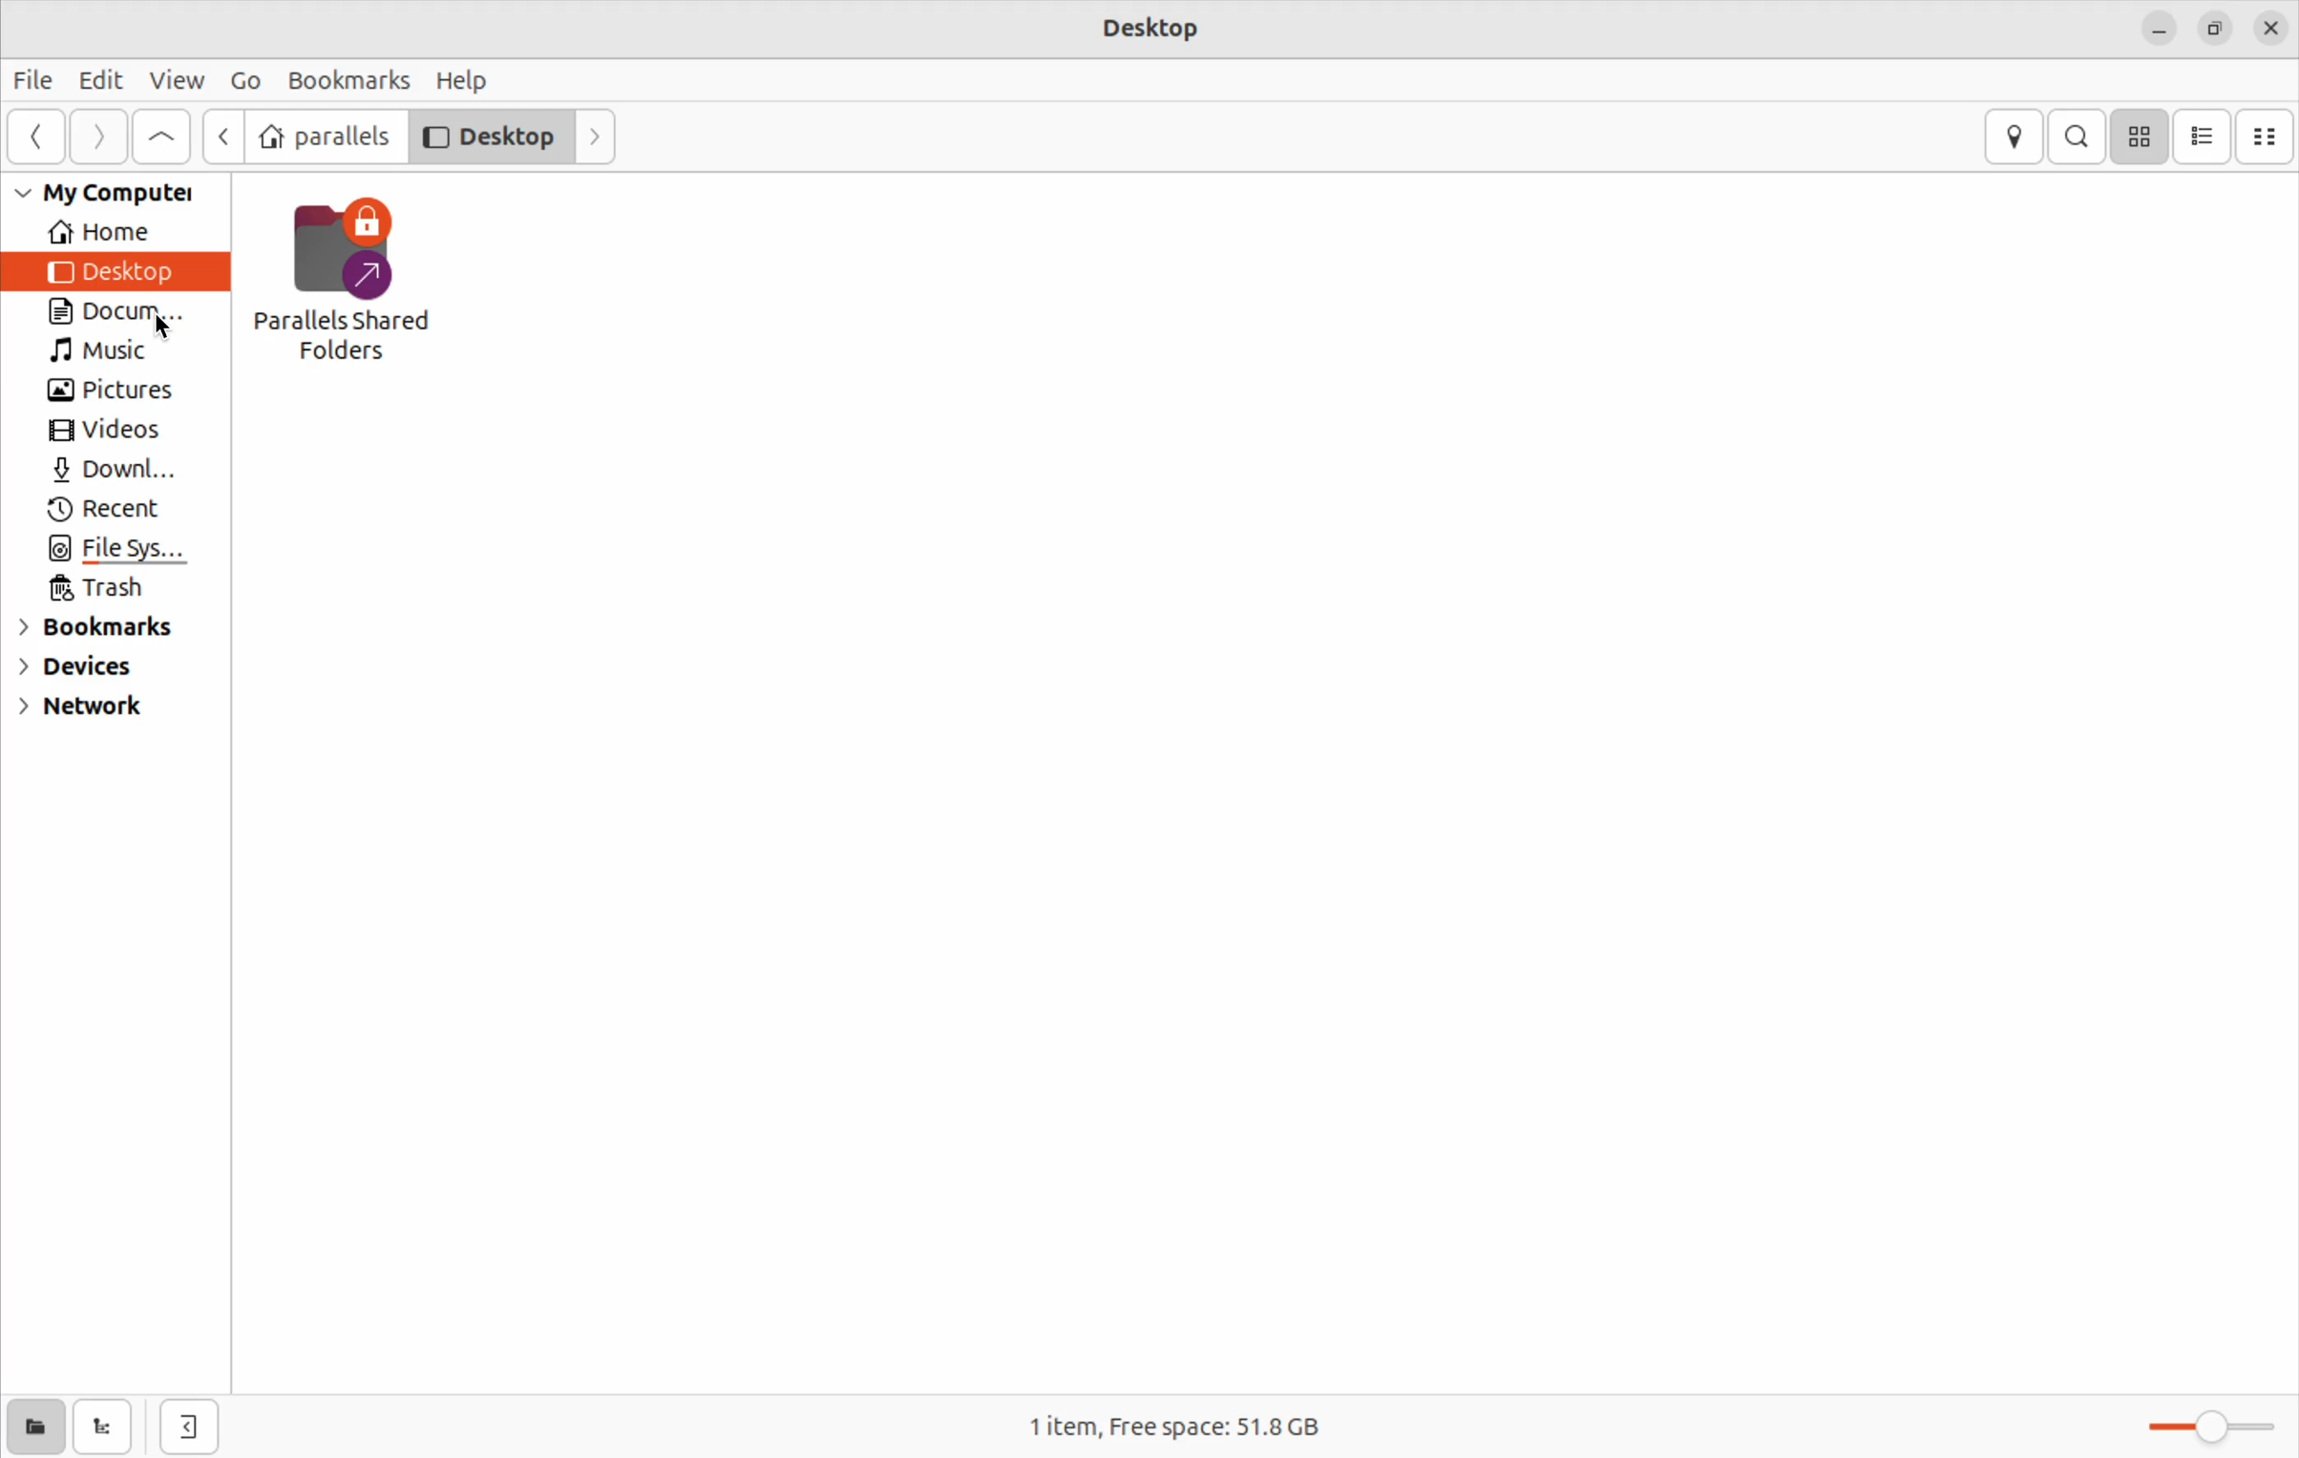  I want to click on Music, so click(122, 354).